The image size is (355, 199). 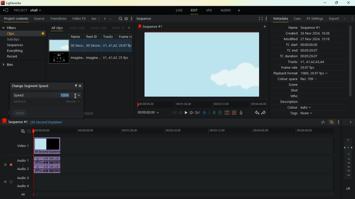 What do you see at coordinates (148, 19) in the screenshot?
I see `sequence` at bounding box center [148, 19].